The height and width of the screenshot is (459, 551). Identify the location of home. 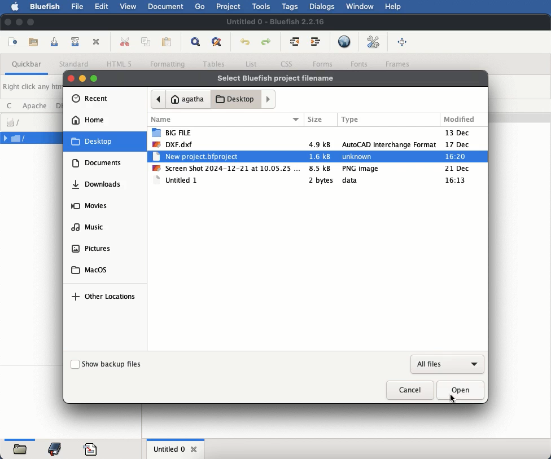
(88, 120).